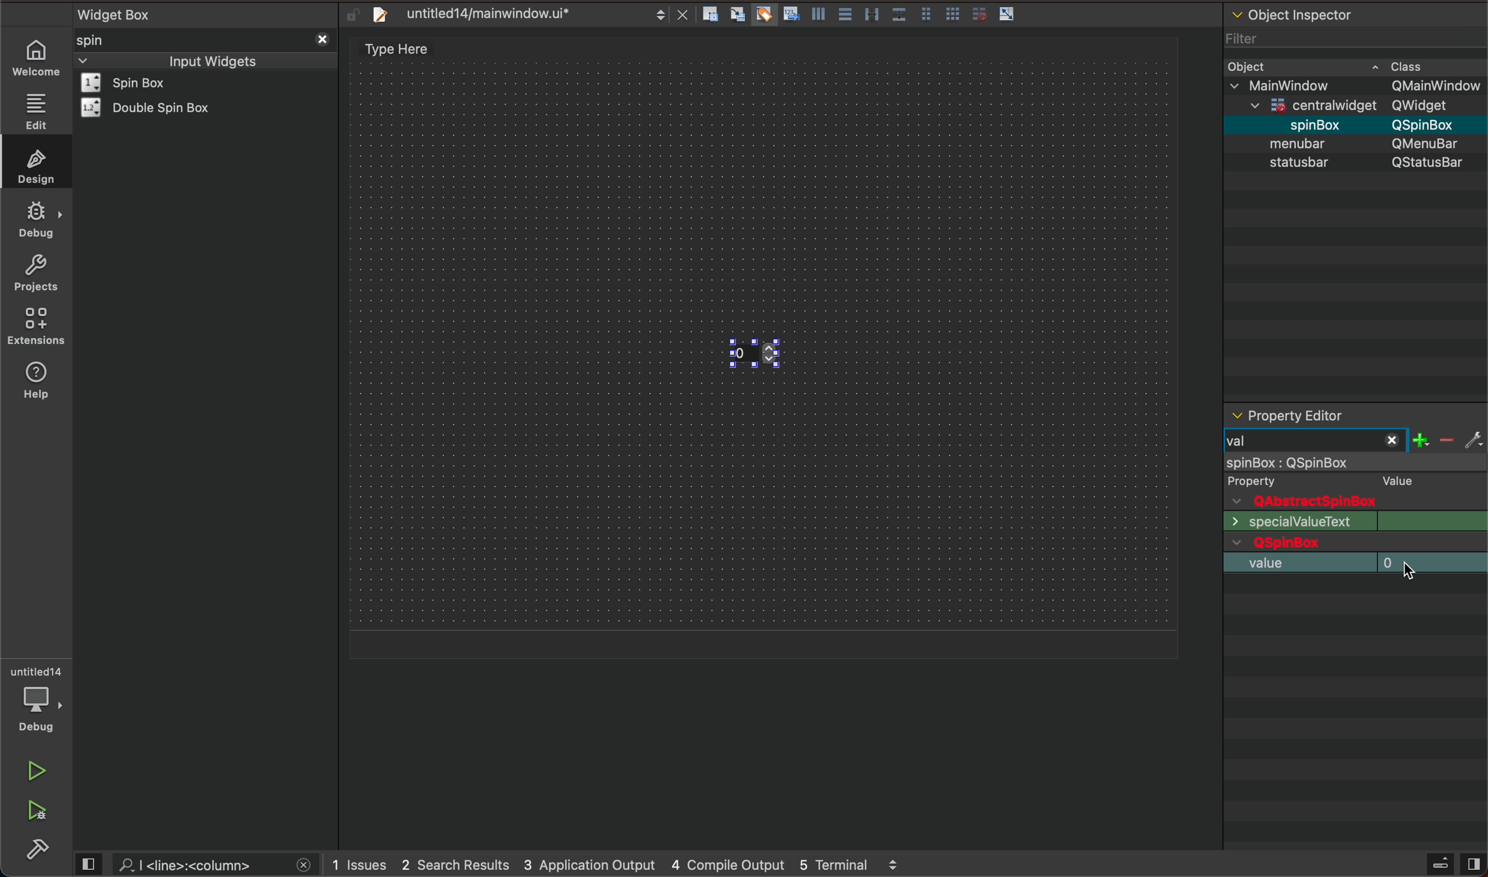  I want to click on class, so click(1409, 64).